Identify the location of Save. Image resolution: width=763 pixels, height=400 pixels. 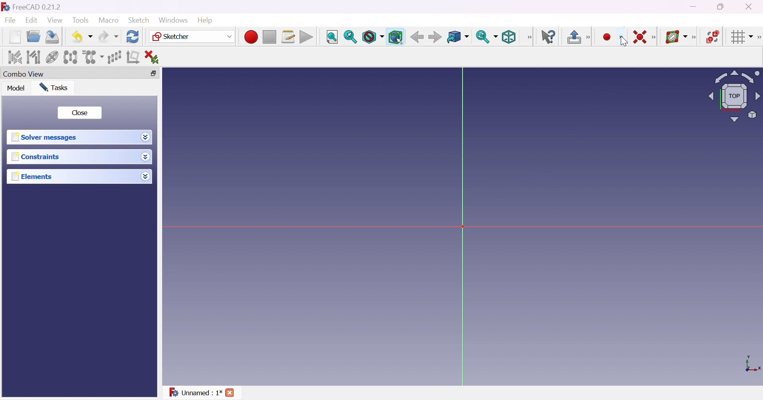
(51, 37).